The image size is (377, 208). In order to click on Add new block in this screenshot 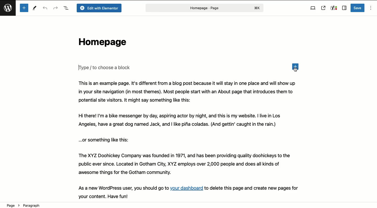, I will do `click(296, 66)`.